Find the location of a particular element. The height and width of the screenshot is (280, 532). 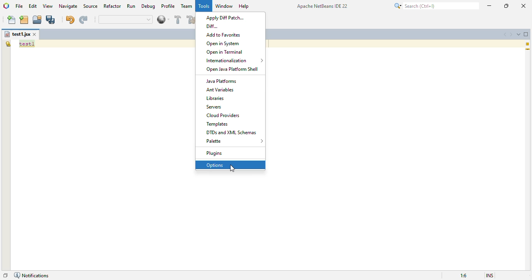

minimize is located at coordinates (490, 5).